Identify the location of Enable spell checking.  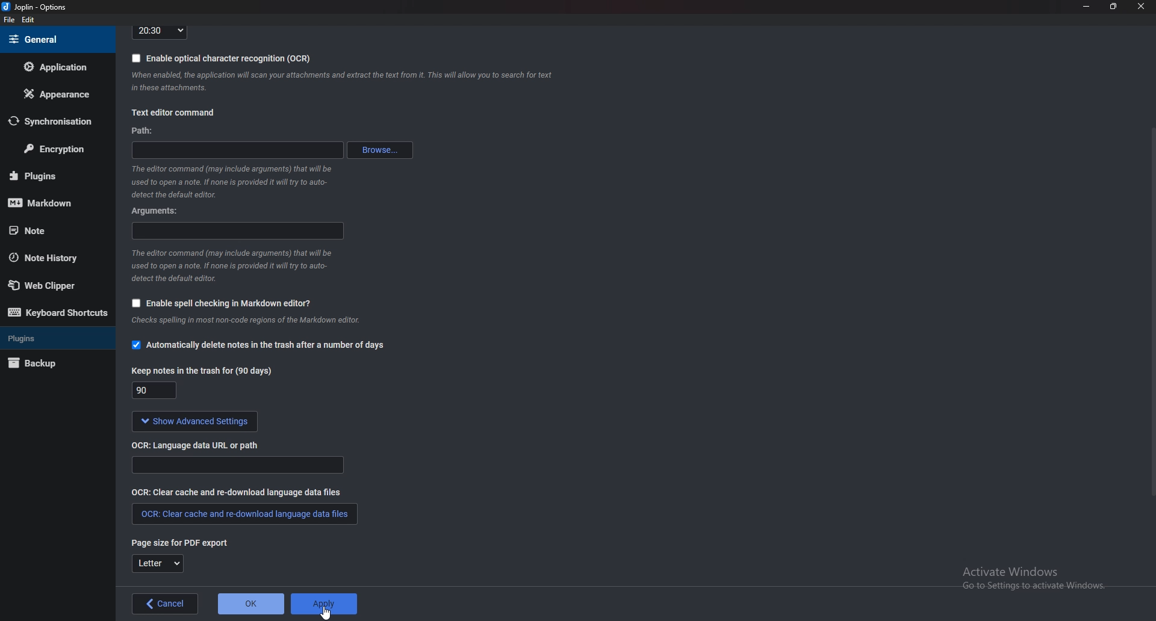
(218, 304).